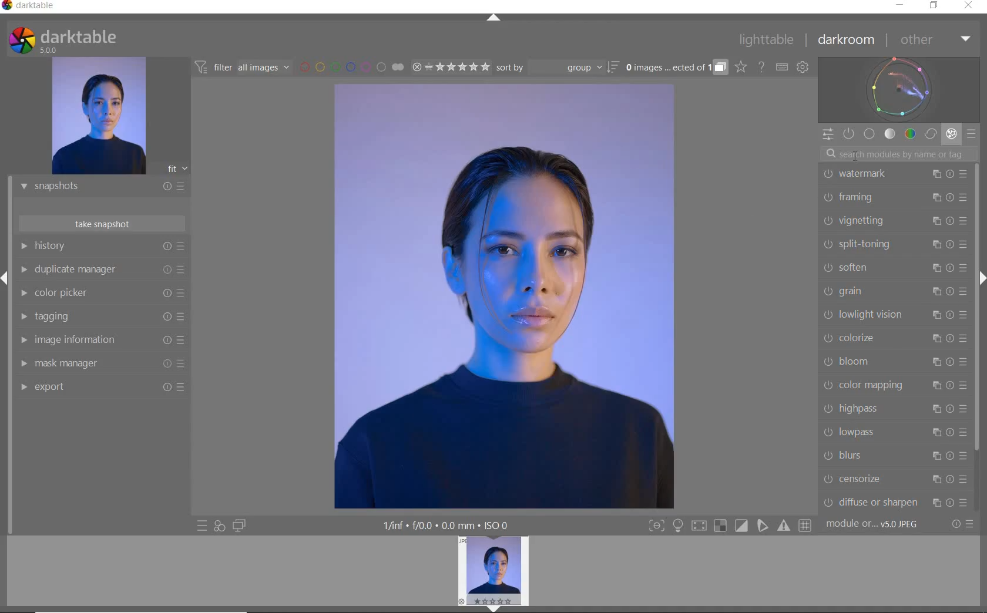  I want to click on SHOW GLOBAL PREFERENCES, so click(803, 68).